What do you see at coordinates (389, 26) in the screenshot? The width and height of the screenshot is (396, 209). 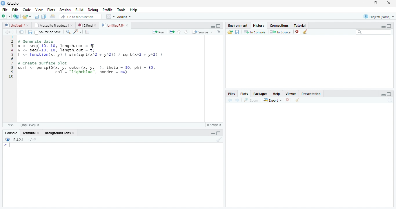 I see `maximize` at bounding box center [389, 26].